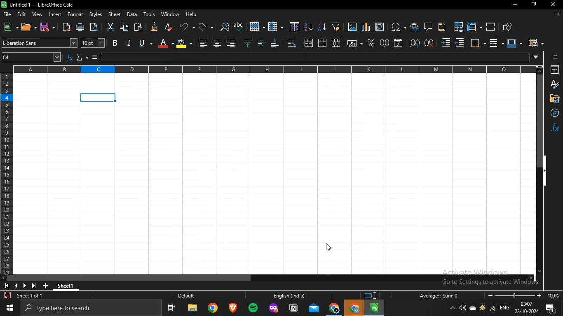  What do you see at coordinates (295, 27) in the screenshot?
I see `sort` at bounding box center [295, 27].